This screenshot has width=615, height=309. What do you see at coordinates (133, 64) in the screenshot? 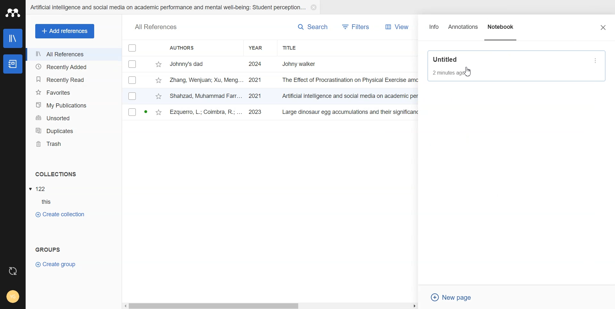
I see `Checkbox` at bounding box center [133, 64].